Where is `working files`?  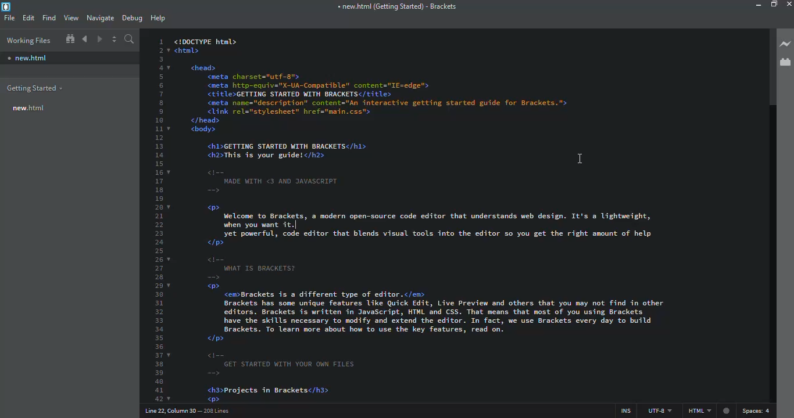 working files is located at coordinates (27, 40).